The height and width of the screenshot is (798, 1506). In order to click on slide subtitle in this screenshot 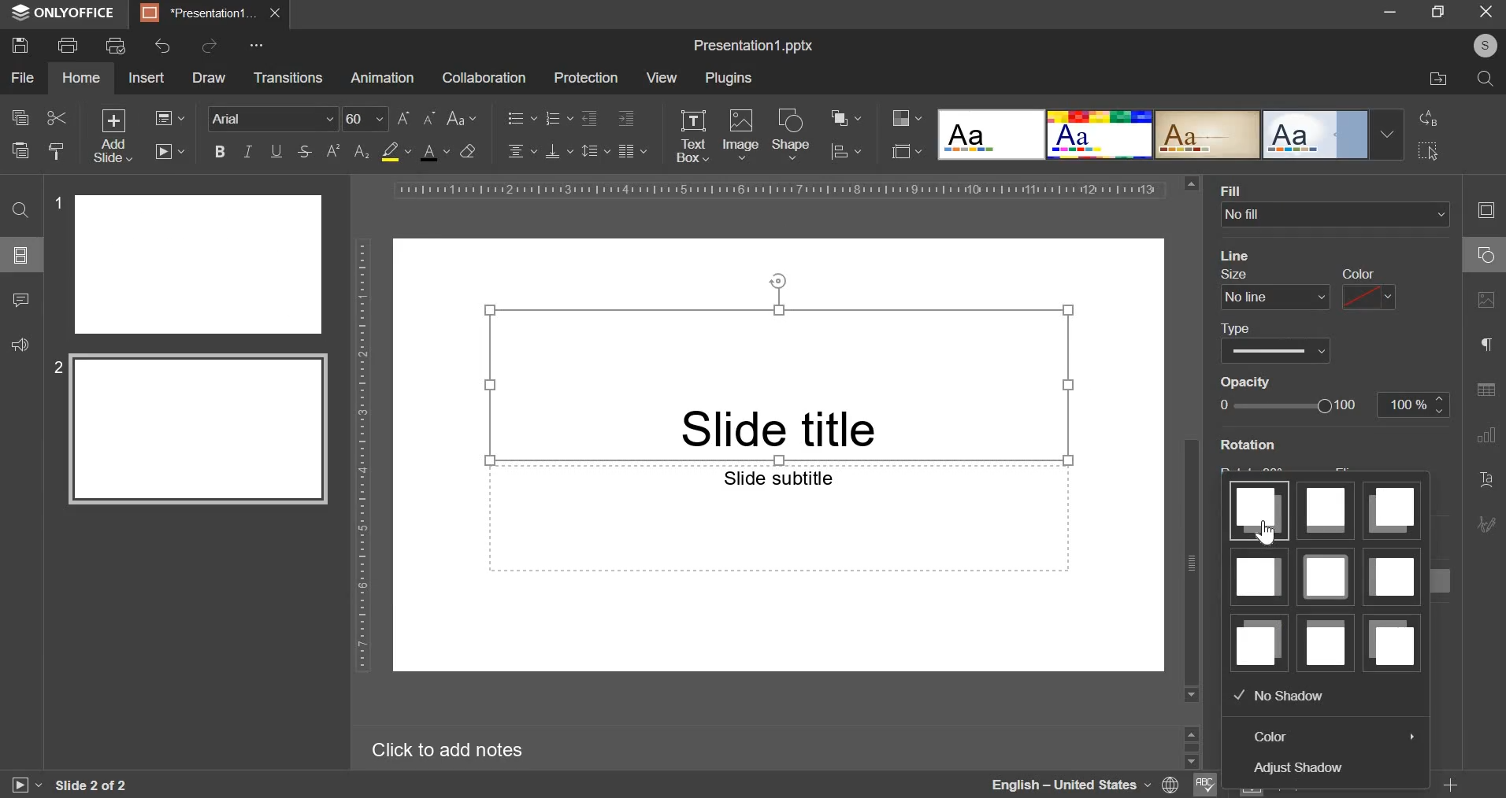, I will do `click(777, 518)`.